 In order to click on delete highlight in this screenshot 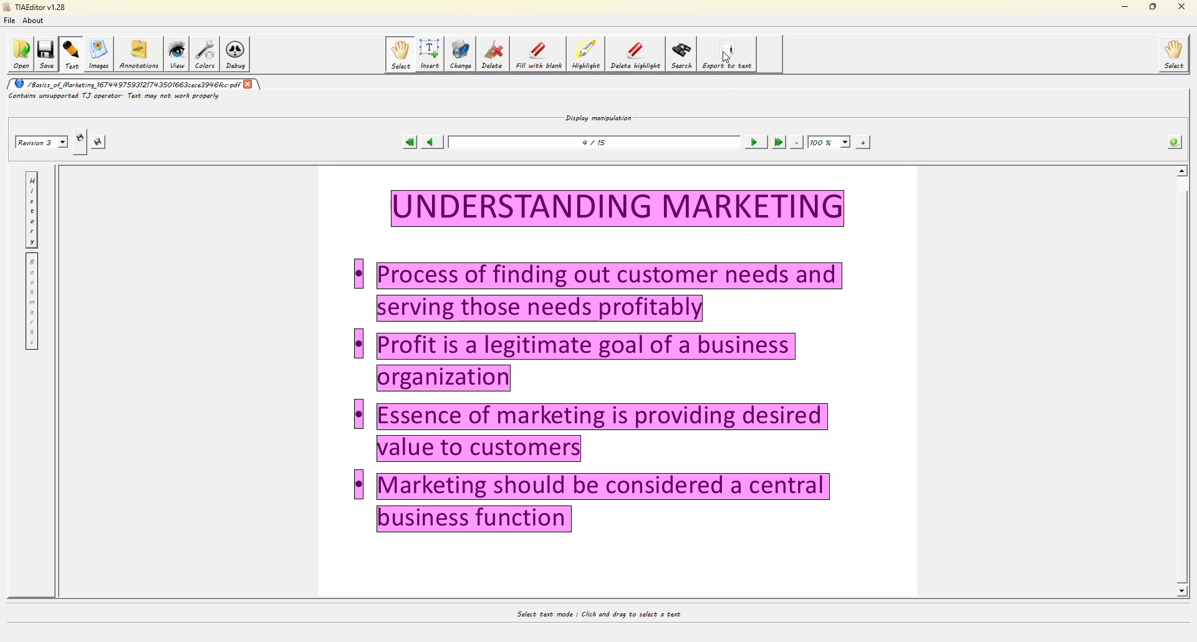, I will do `click(637, 51)`.